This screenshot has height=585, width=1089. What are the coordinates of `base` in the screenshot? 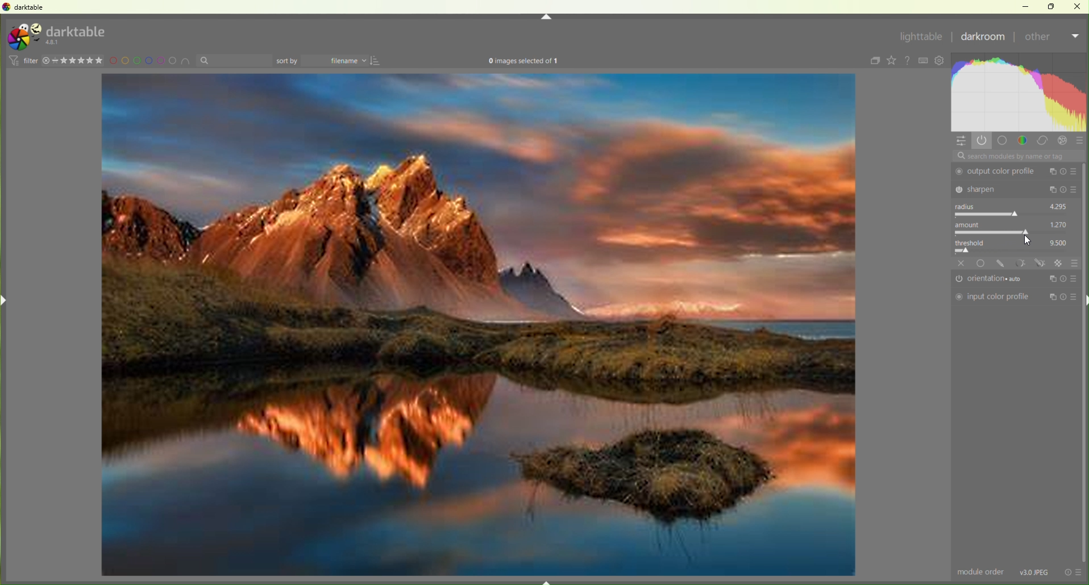 It's located at (1003, 140).